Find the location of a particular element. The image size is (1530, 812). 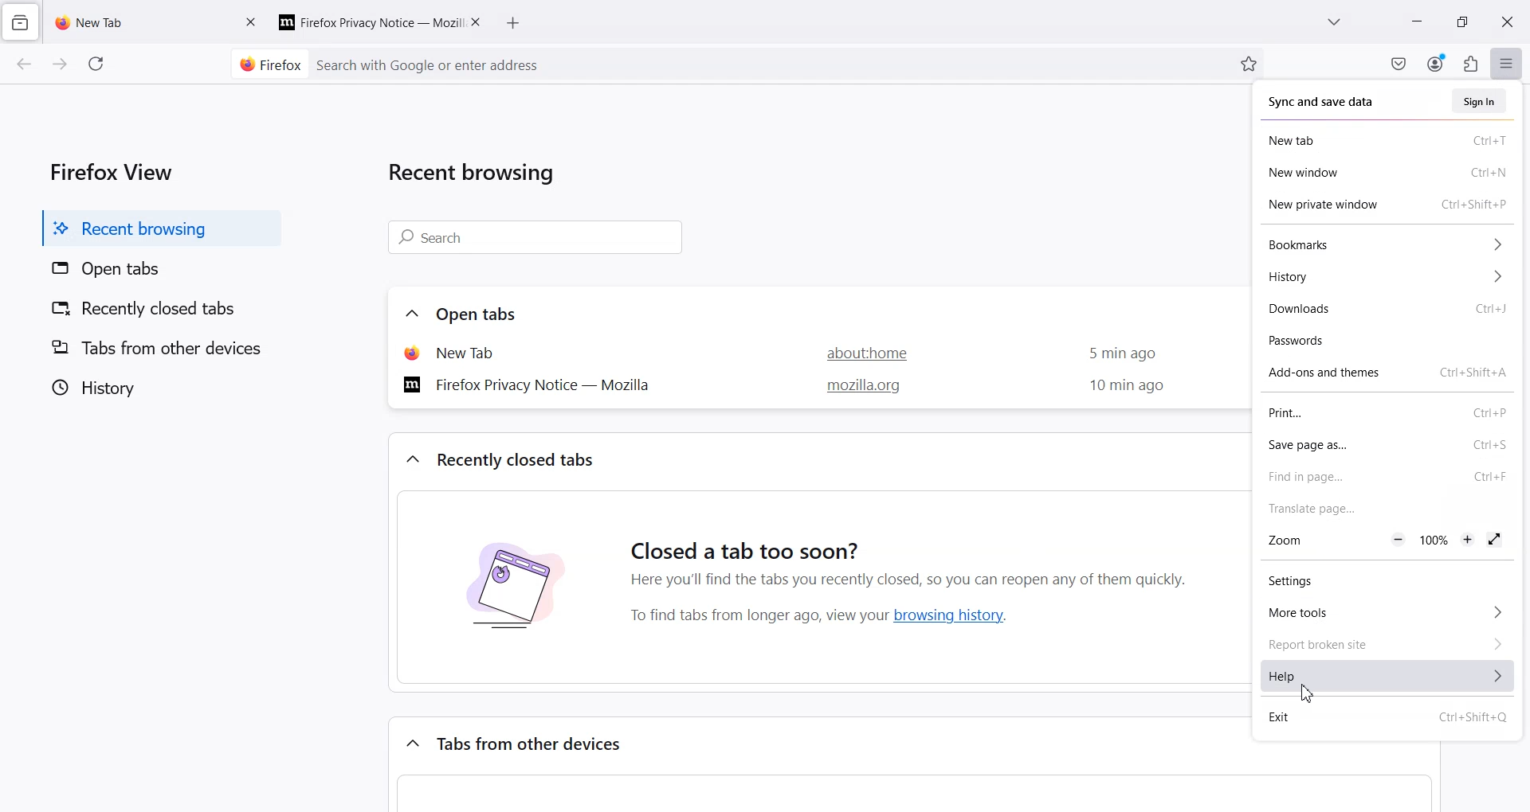

Menu is located at coordinates (1507, 63).